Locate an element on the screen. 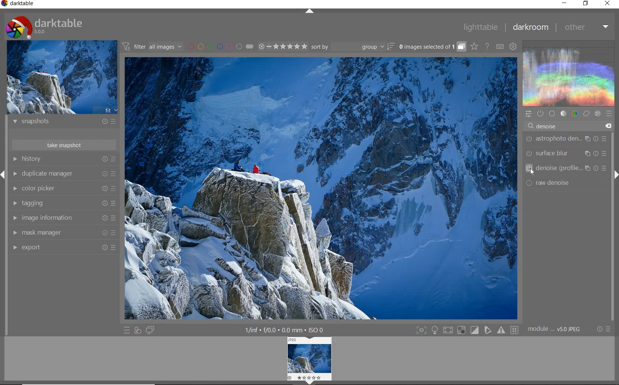  grouped images is located at coordinates (432, 46).